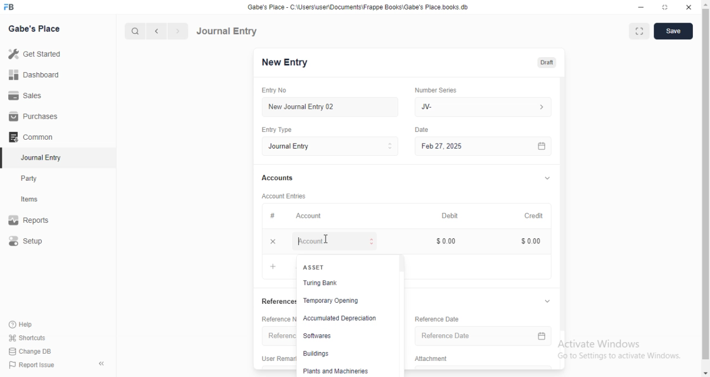 This screenshot has height=377, width=710. I want to click on Setup, so click(27, 241).